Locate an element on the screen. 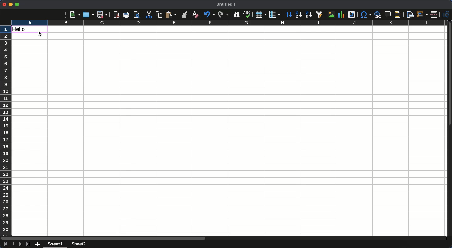 This screenshot has width=452, height=248. Maximize is located at coordinates (17, 4).